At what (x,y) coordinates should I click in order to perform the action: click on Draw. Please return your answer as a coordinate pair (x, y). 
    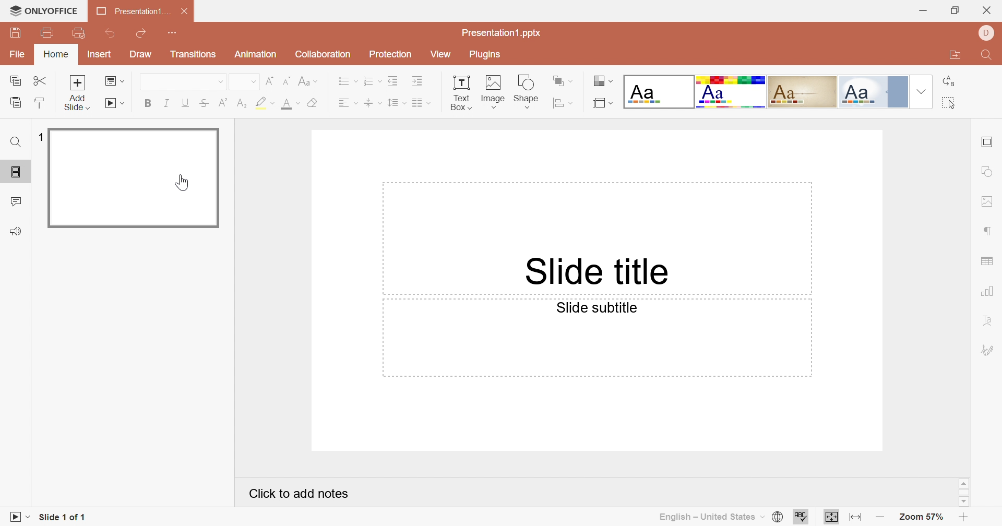
    Looking at the image, I should click on (142, 56).